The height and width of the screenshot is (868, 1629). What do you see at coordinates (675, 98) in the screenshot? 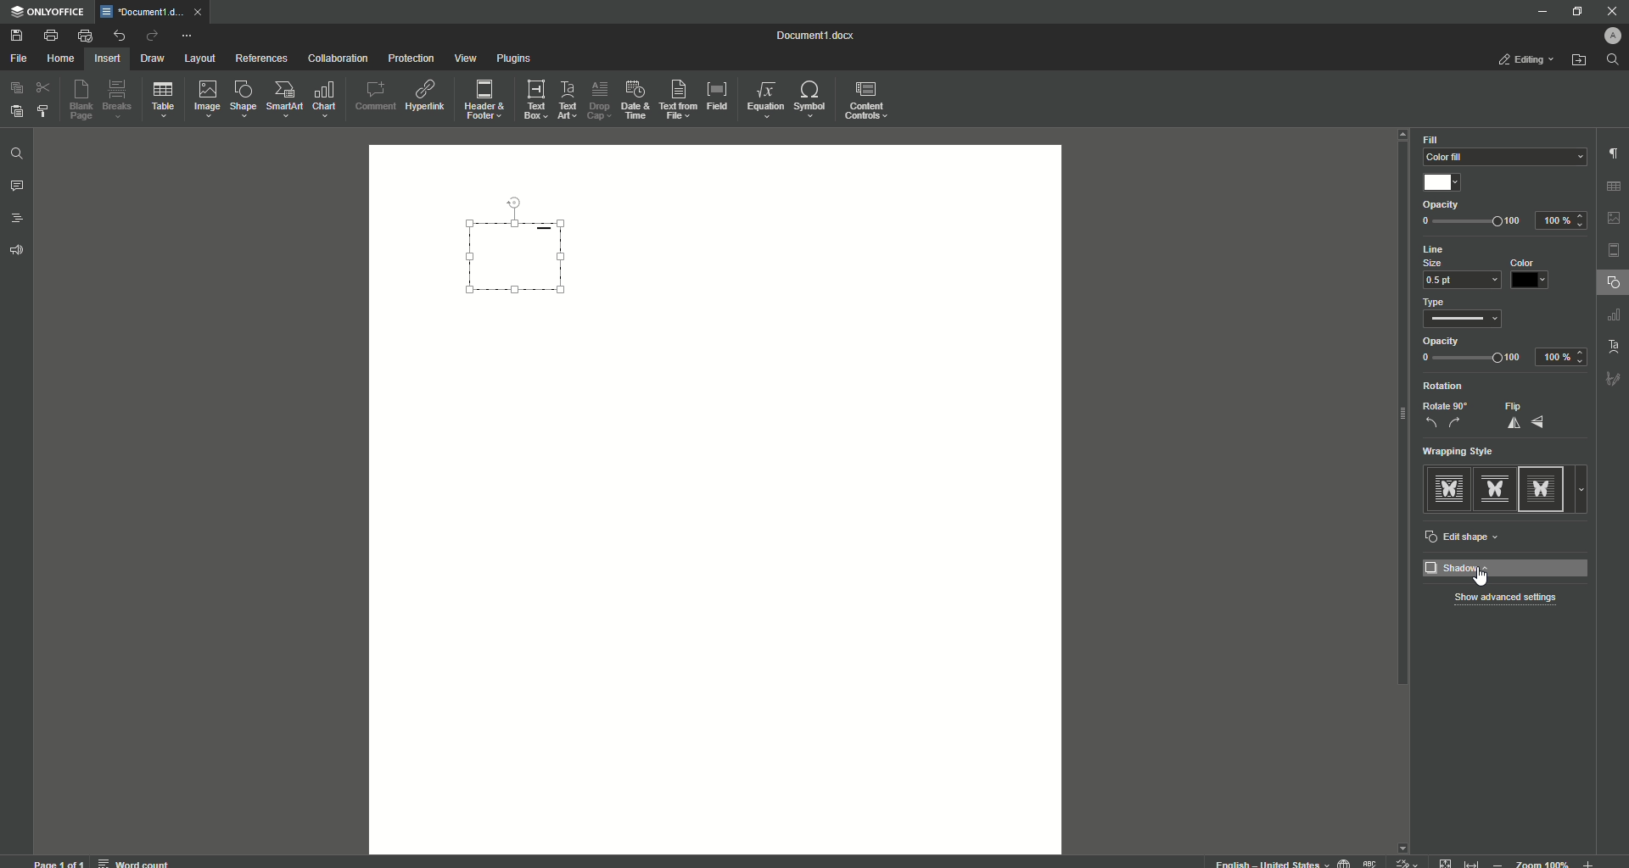
I see `Text From File` at bounding box center [675, 98].